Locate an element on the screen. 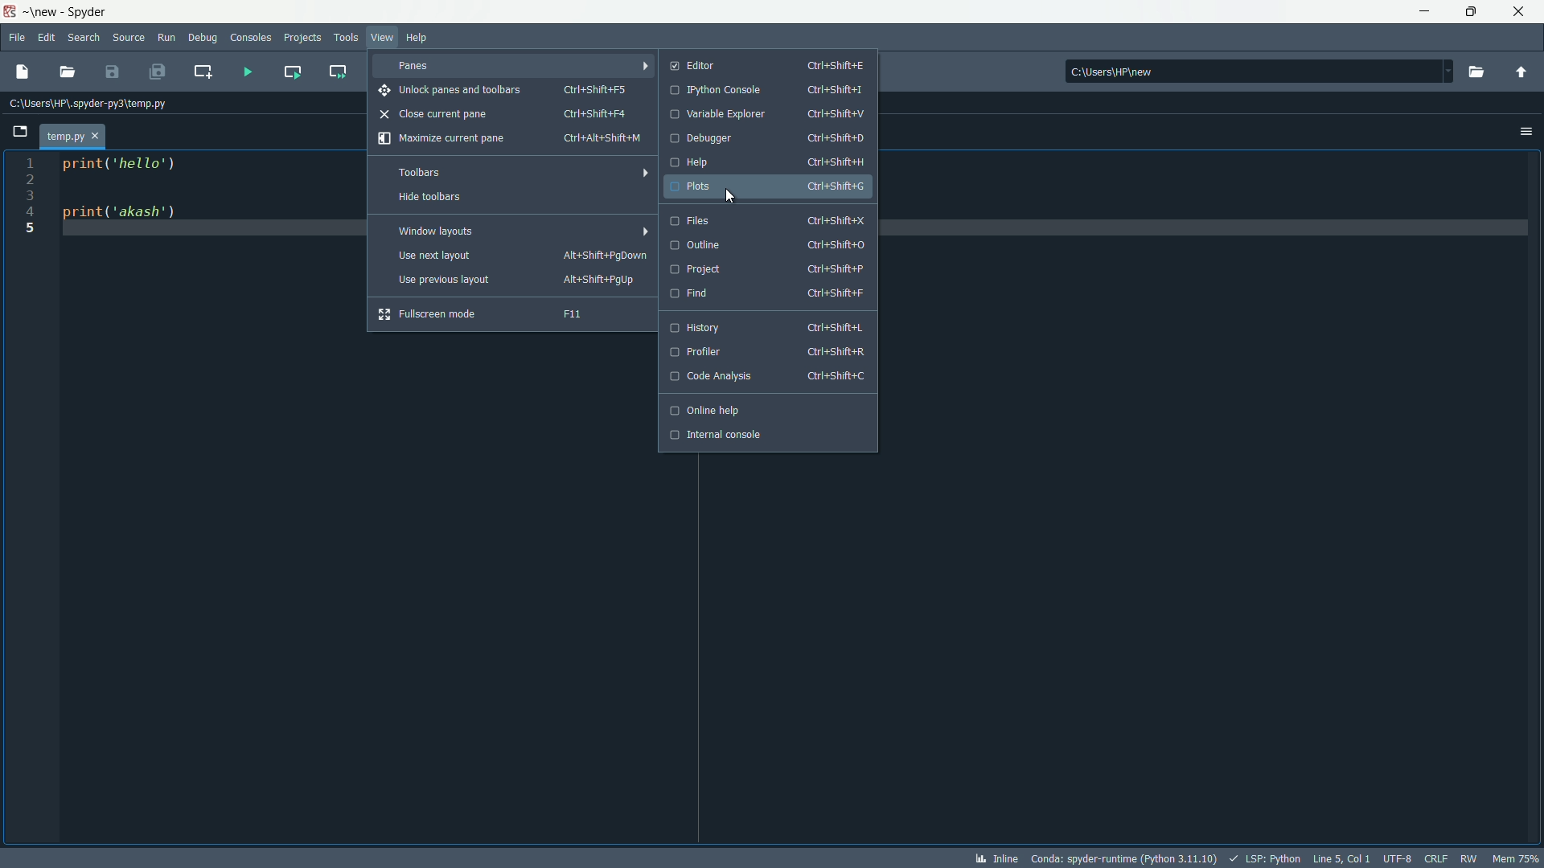  search menu is located at coordinates (86, 38).